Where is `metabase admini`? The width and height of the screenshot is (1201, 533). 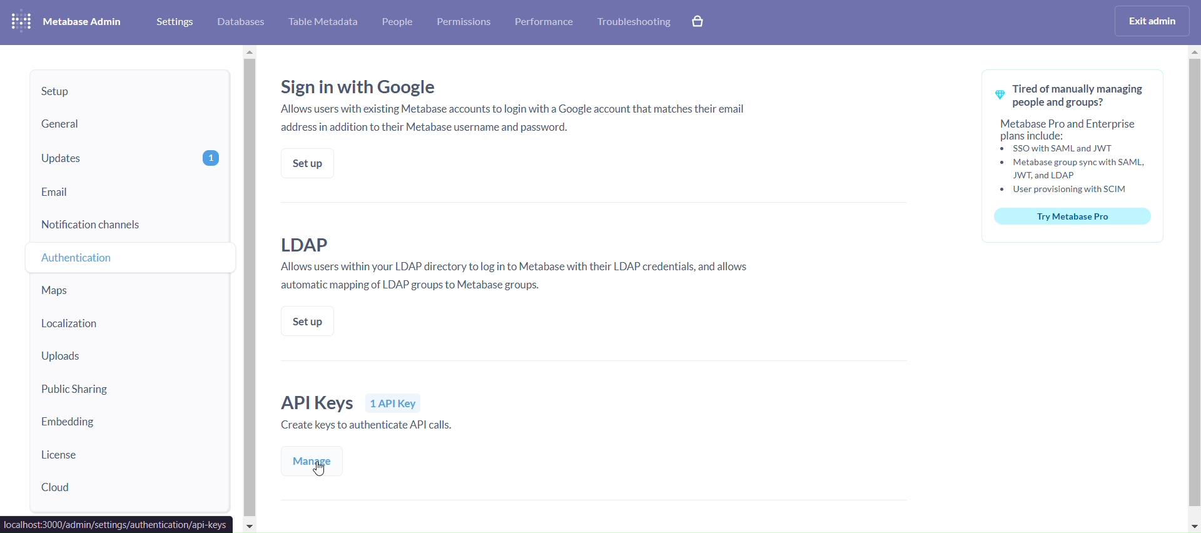 metabase admini is located at coordinates (84, 22).